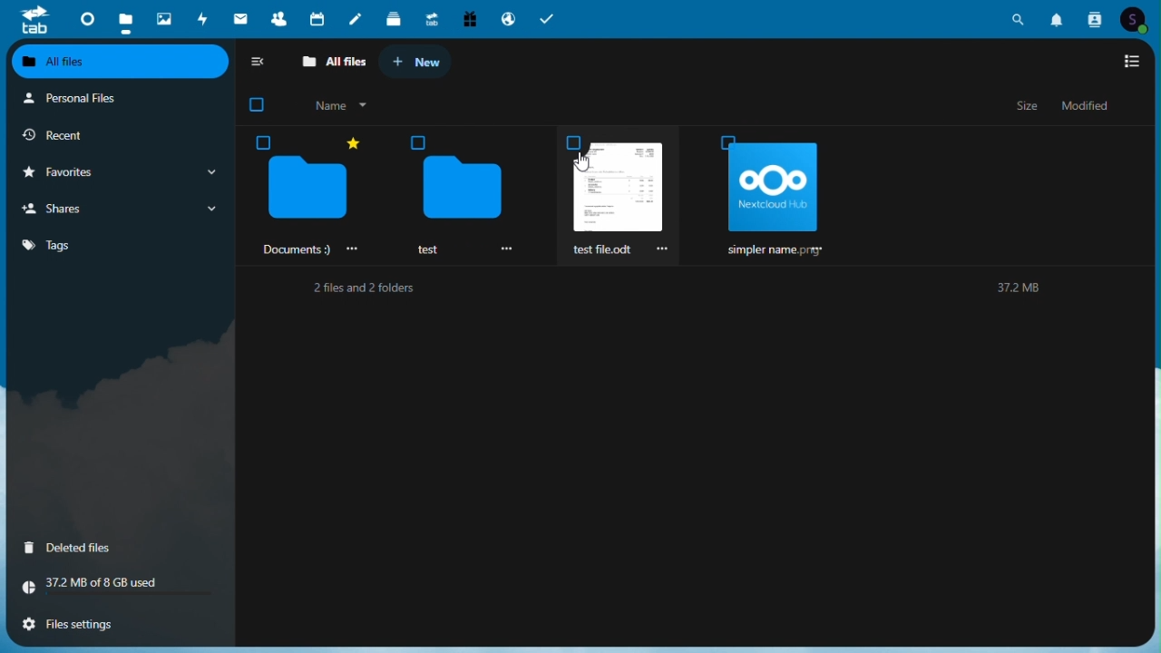 Image resolution: width=1161 pixels, height=653 pixels. What do you see at coordinates (1060, 17) in the screenshot?
I see `notifications` at bounding box center [1060, 17].